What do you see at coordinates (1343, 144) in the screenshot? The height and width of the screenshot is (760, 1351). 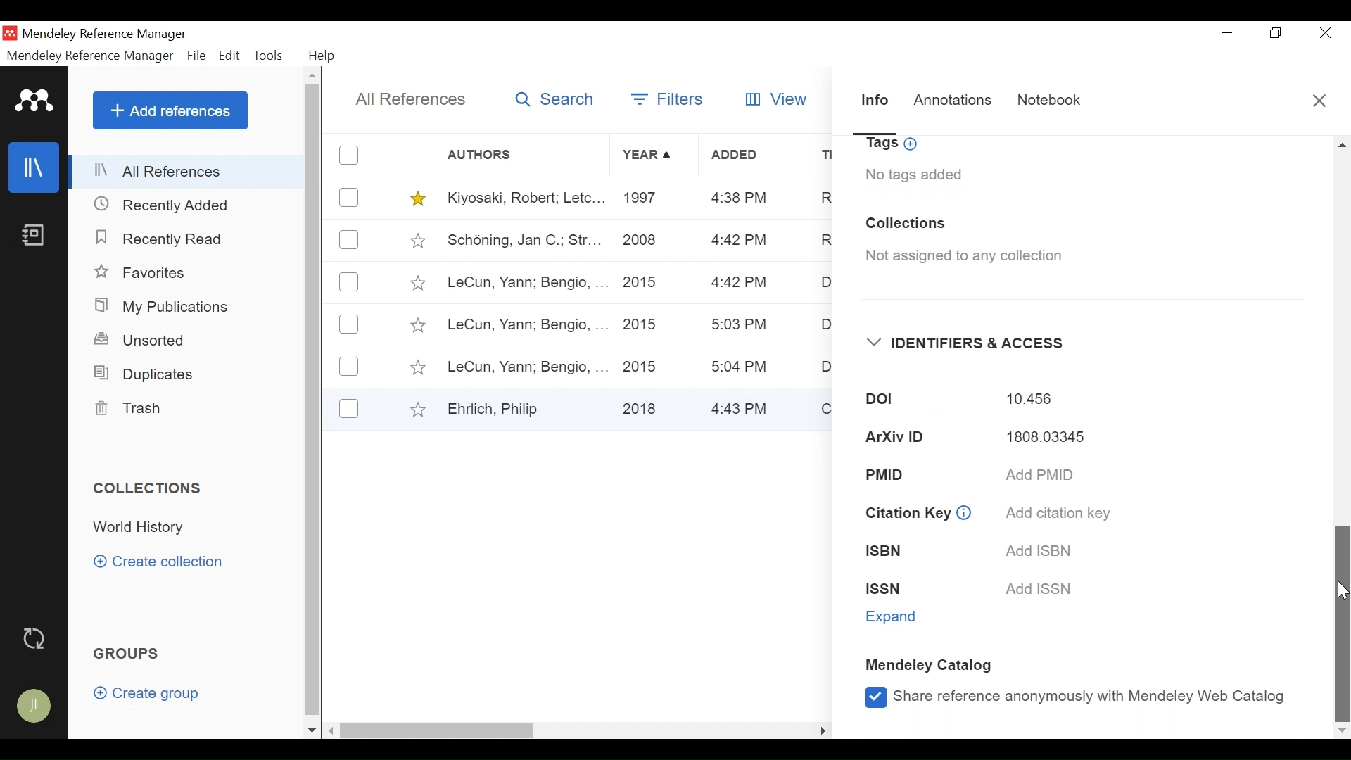 I see `Scroll up` at bounding box center [1343, 144].